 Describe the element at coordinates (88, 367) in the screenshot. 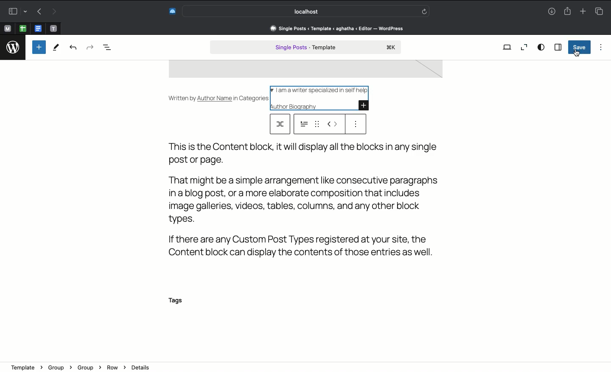

I see `Group` at that location.